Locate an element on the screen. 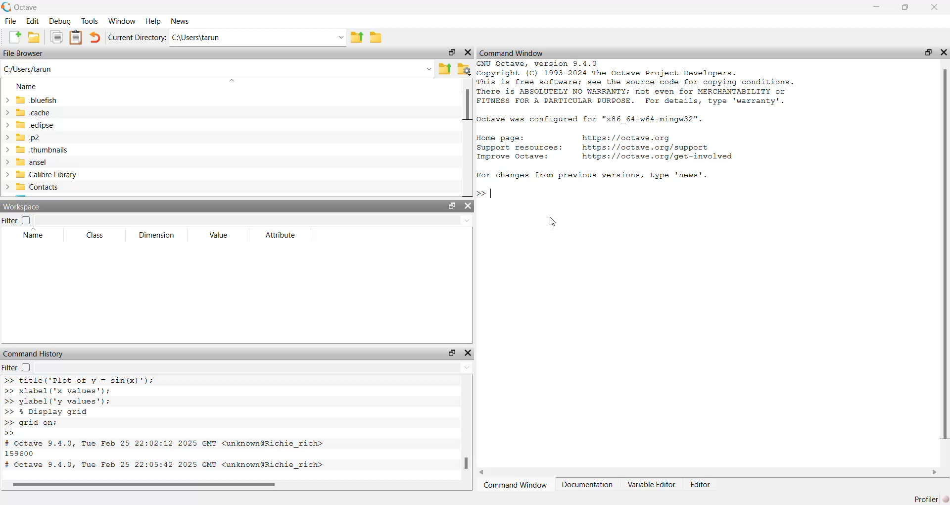  Filter checkbox is located at coordinates (17, 220).